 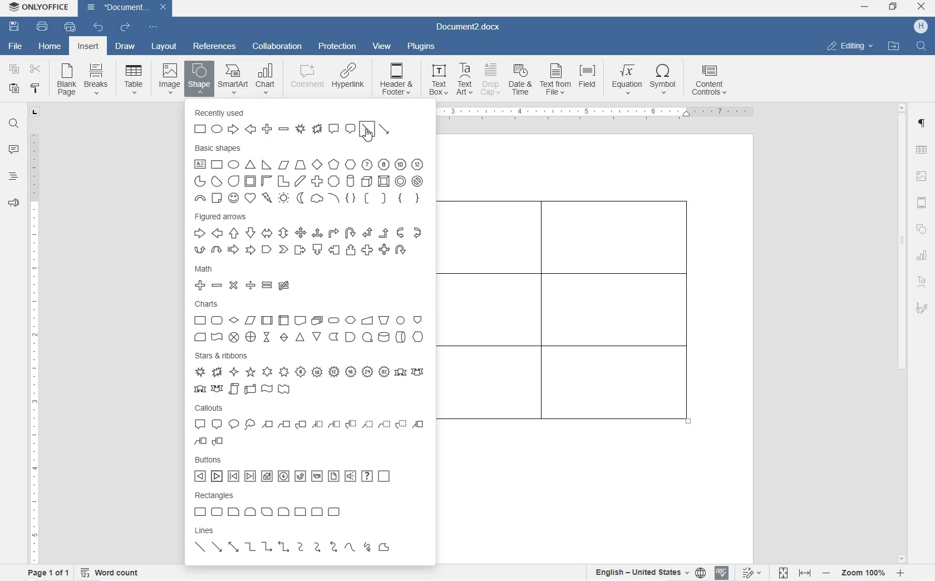 What do you see at coordinates (87, 47) in the screenshot?
I see `insert` at bounding box center [87, 47].